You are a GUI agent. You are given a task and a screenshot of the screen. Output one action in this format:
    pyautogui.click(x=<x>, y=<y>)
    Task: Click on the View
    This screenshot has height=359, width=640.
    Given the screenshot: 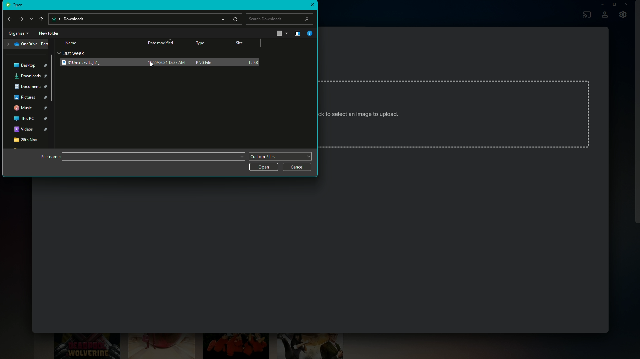 What is the action you would take?
    pyautogui.click(x=296, y=33)
    